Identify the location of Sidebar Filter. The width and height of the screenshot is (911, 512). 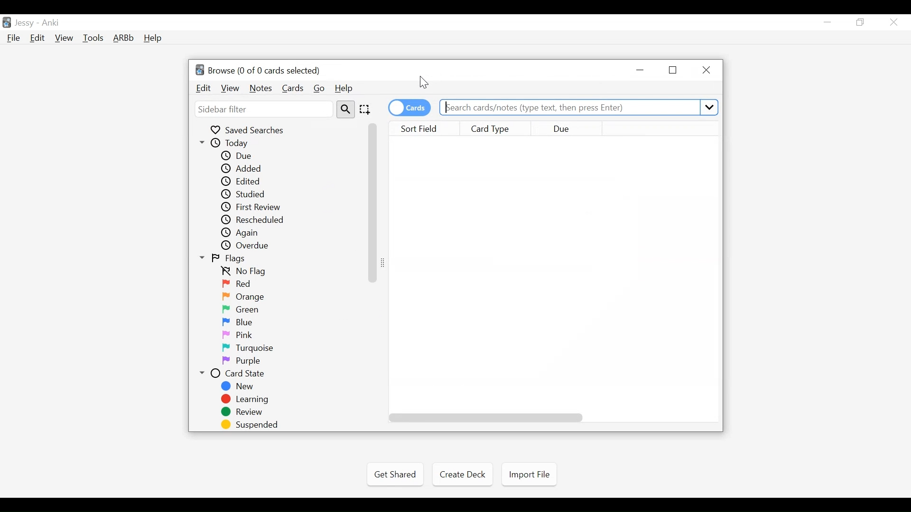
(264, 110).